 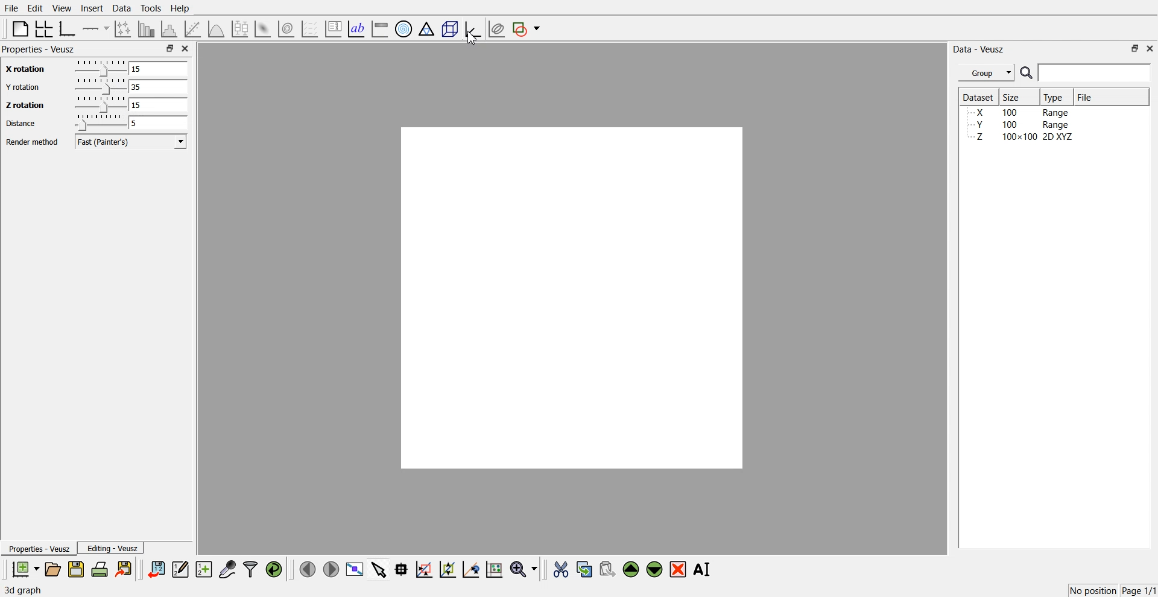 What do you see at coordinates (978, 49) in the screenshot?
I see `Data - Veusz` at bounding box center [978, 49].